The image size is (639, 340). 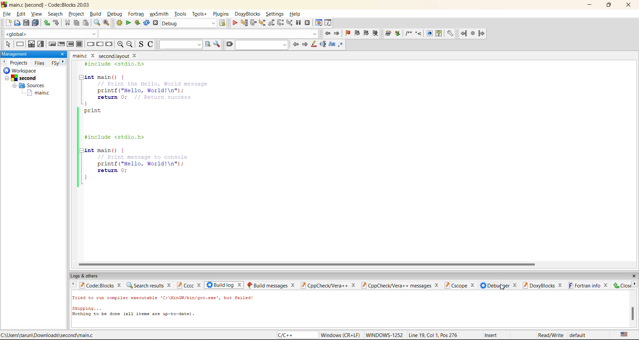 What do you see at coordinates (89, 44) in the screenshot?
I see `break instruction` at bounding box center [89, 44].